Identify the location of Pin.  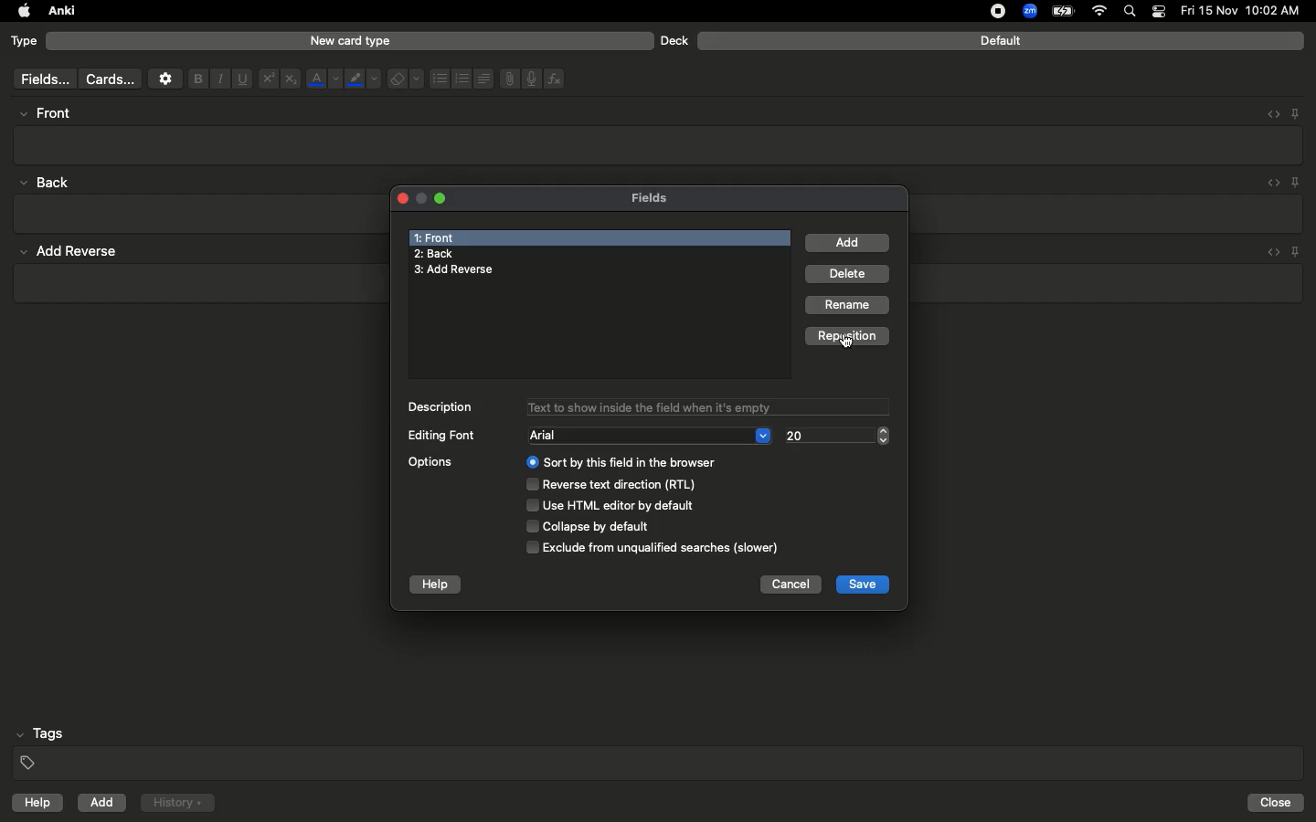
(1295, 112).